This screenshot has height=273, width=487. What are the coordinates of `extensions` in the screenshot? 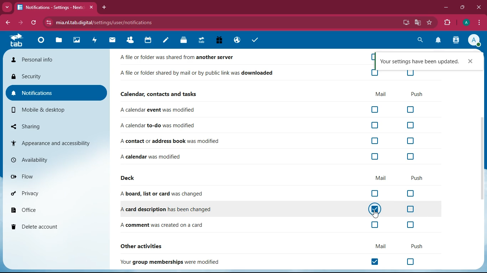 It's located at (446, 22).